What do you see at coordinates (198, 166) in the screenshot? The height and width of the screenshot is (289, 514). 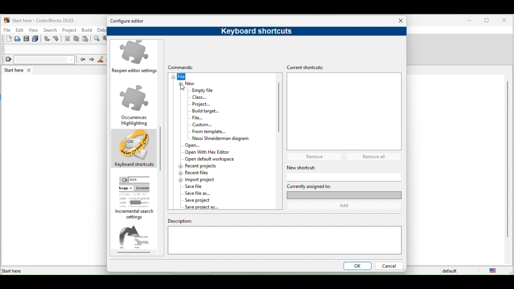 I see `recent project` at bounding box center [198, 166].